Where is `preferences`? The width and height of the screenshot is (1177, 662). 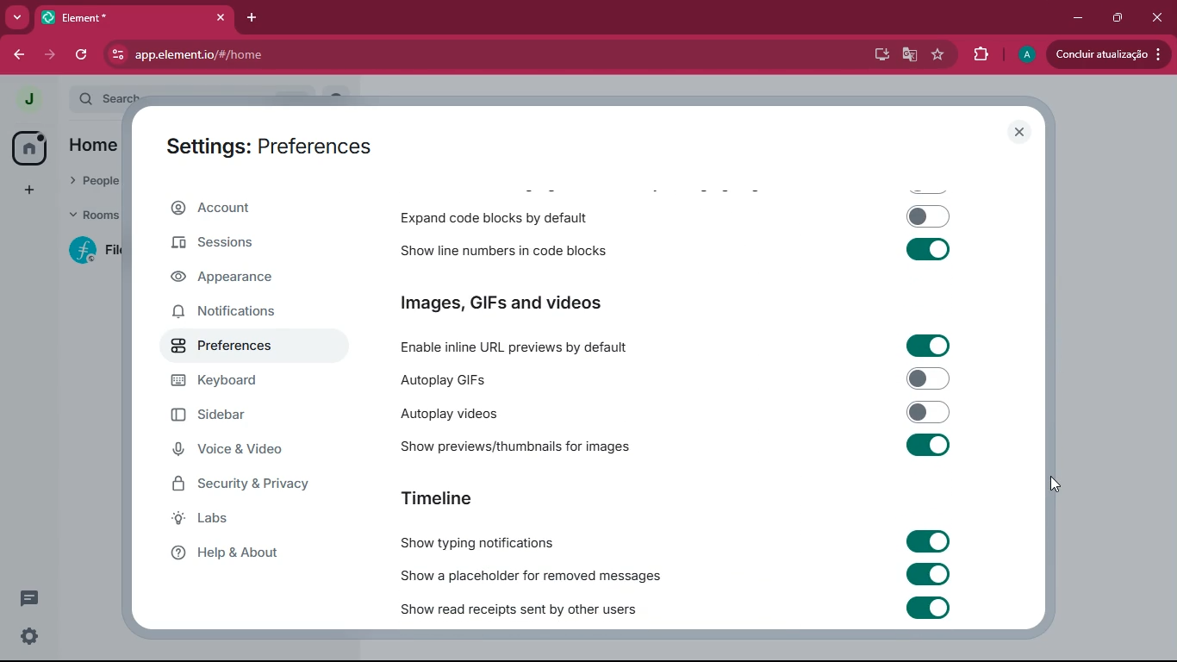
preferences is located at coordinates (238, 347).